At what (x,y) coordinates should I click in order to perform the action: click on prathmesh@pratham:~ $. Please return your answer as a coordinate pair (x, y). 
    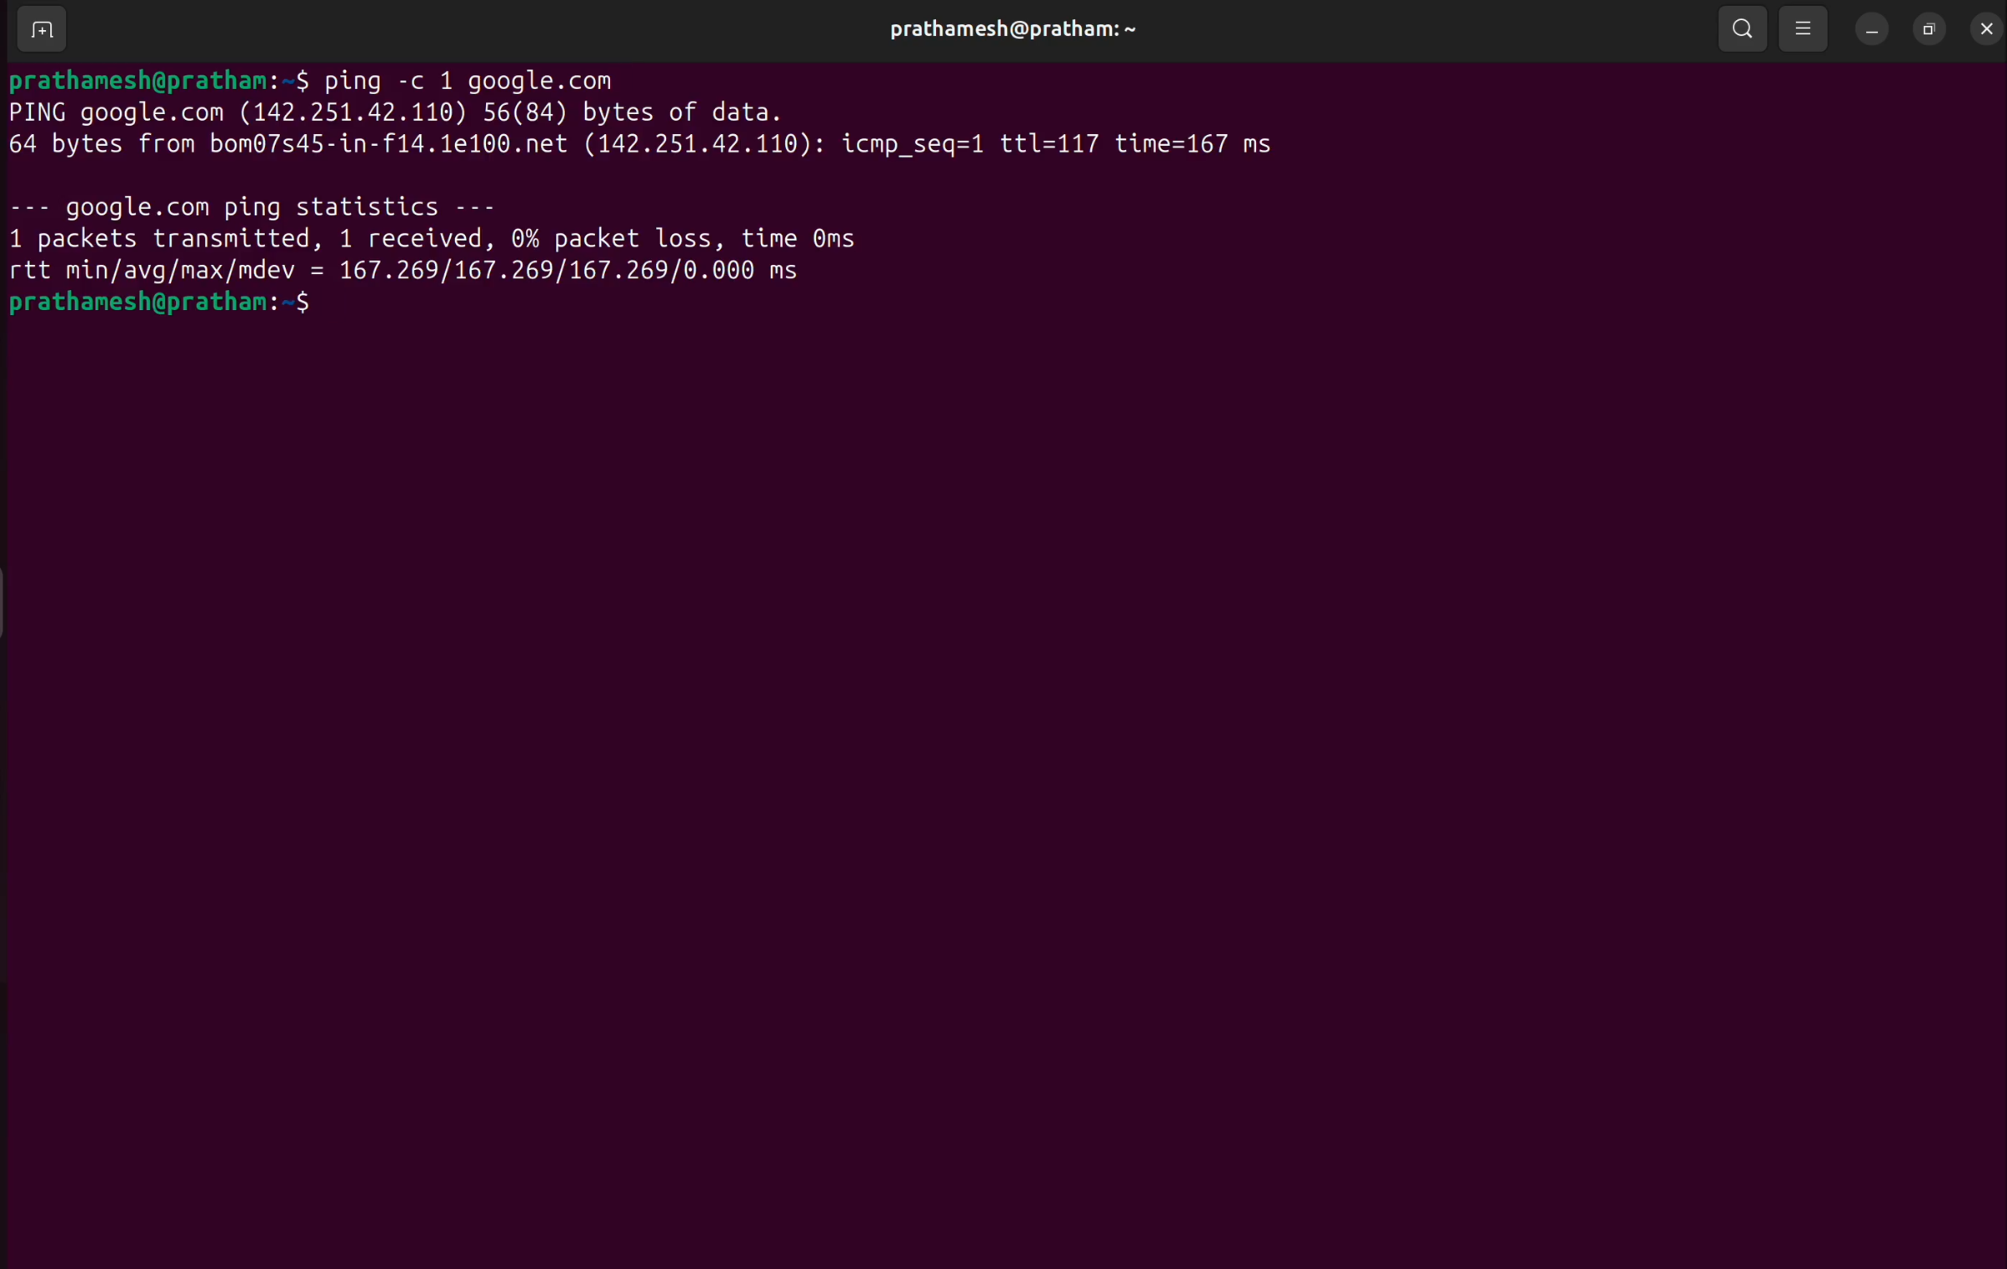
    Looking at the image, I should click on (171, 307).